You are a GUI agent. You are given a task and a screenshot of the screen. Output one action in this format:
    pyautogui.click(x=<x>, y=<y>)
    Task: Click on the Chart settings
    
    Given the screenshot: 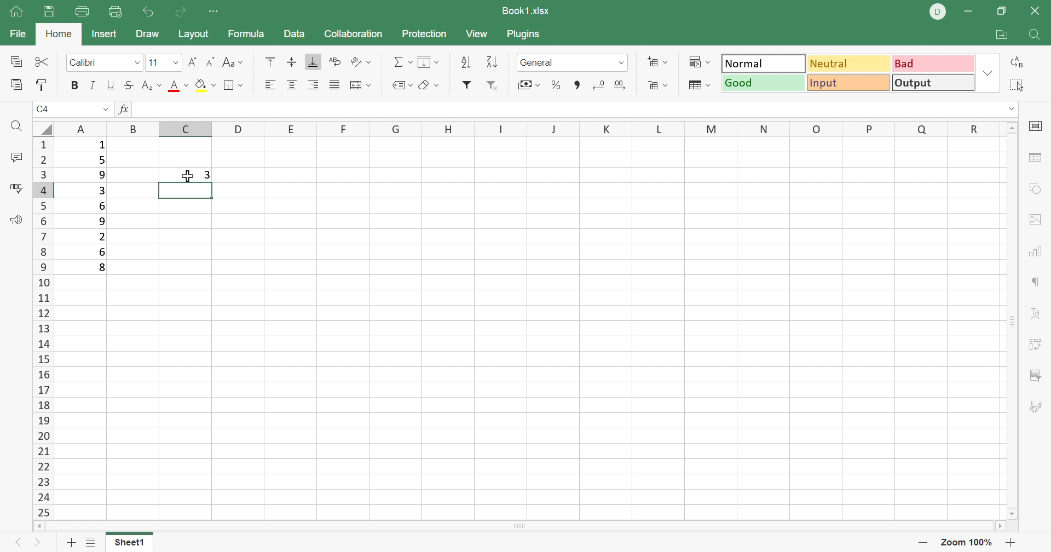 What is the action you would take?
    pyautogui.click(x=1035, y=252)
    